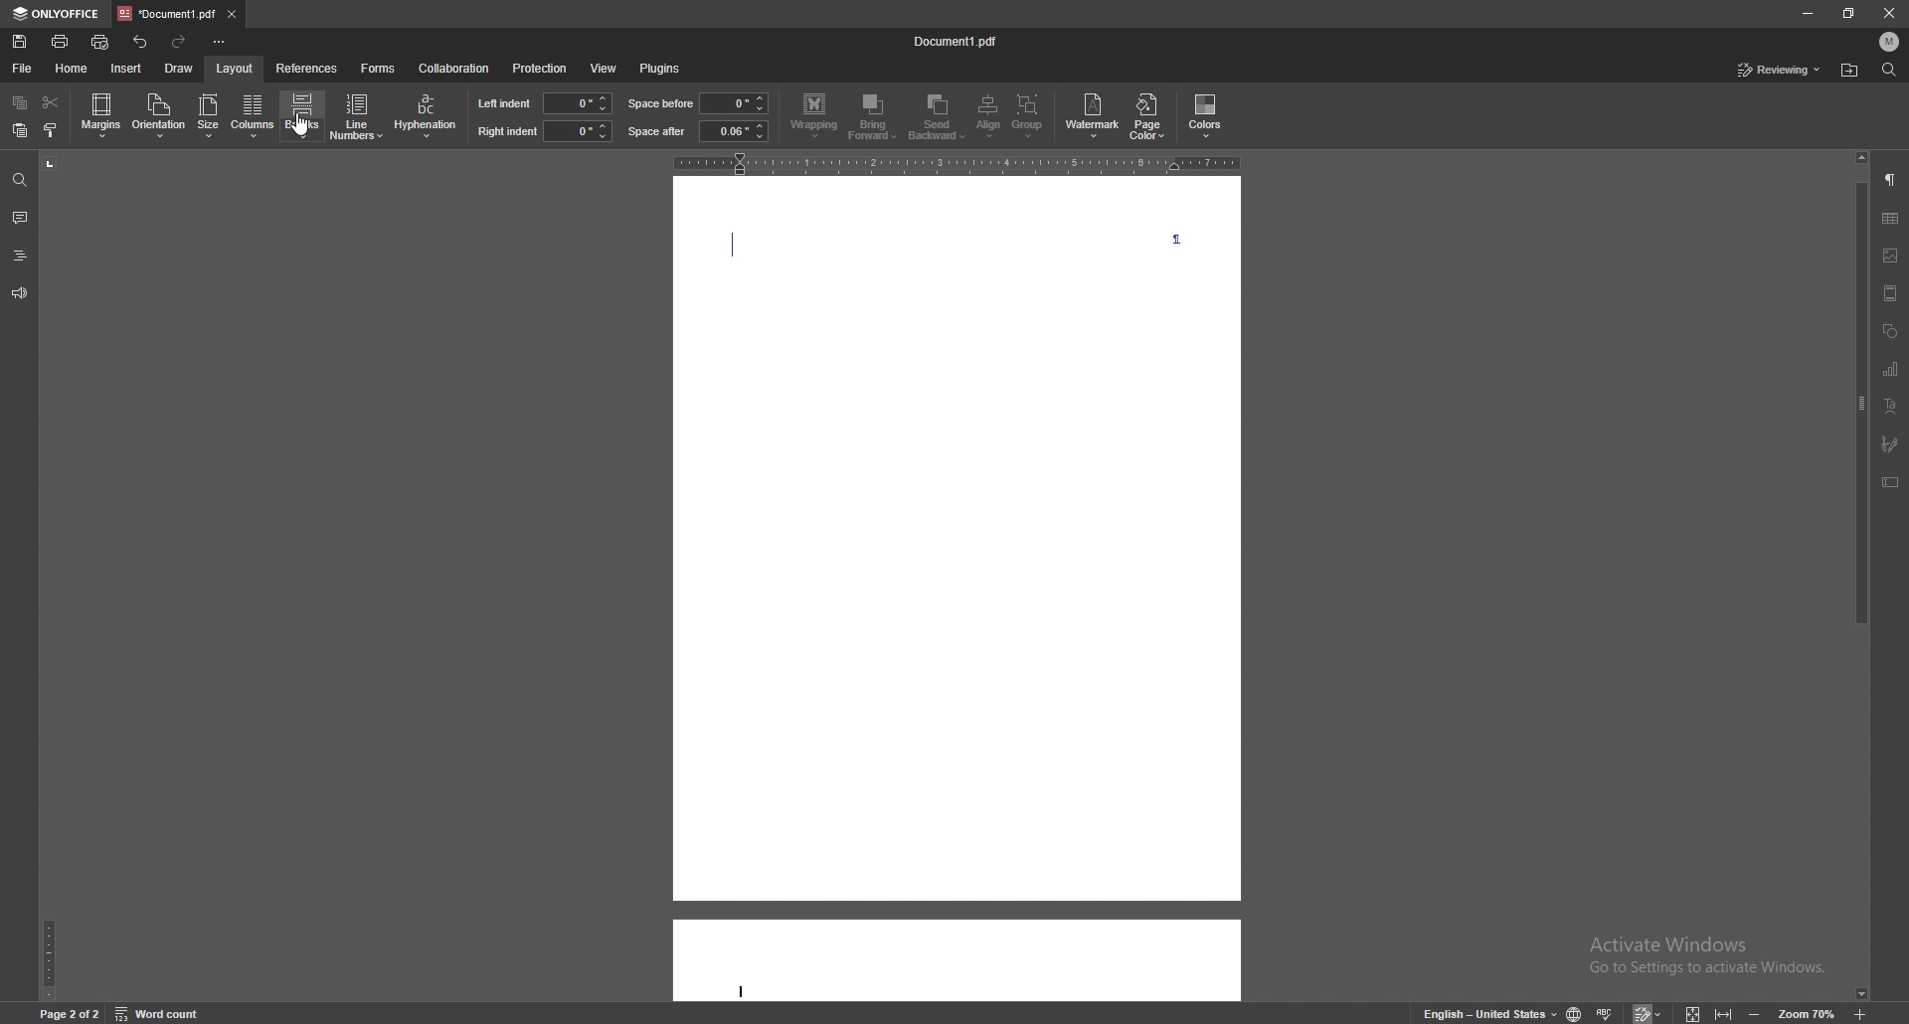 The width and height of the screenshot is (1909, 1024). I want to click on space before, so click(661, 103).